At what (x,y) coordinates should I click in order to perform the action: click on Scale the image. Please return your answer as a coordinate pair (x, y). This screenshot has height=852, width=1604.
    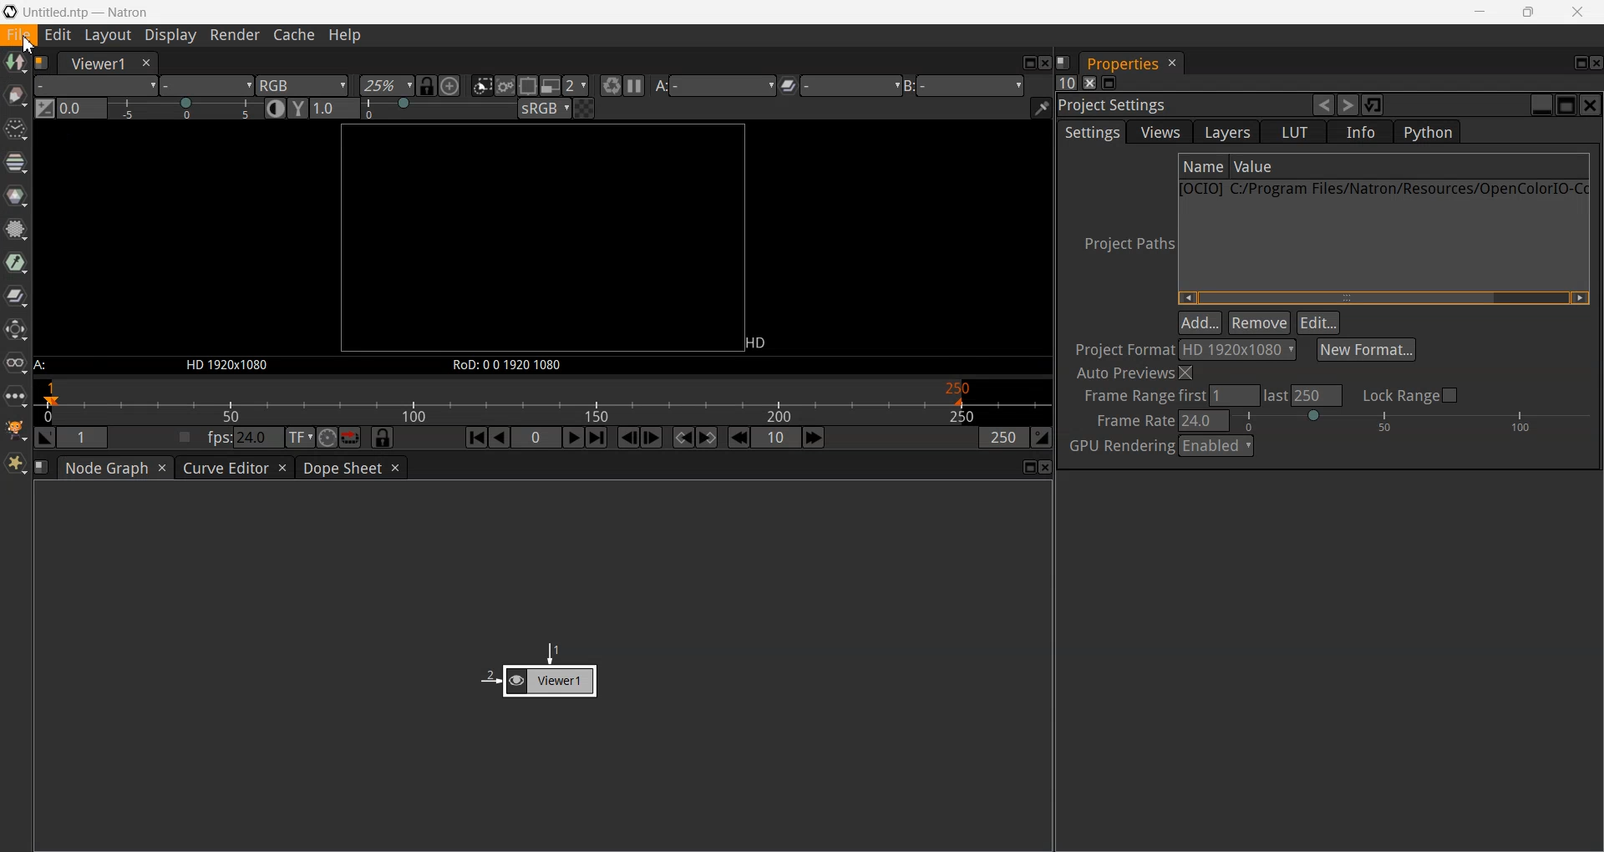
    Looking at the image, I should click on (450, 85).